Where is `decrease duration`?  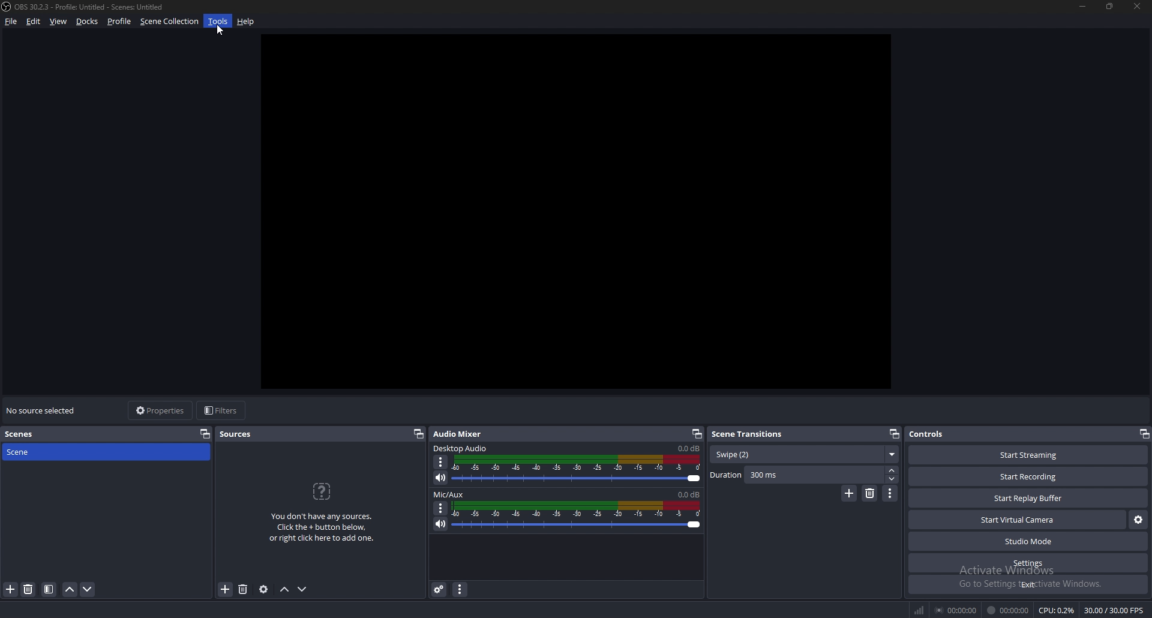
decrease duration is located at coordinates (893, 479).